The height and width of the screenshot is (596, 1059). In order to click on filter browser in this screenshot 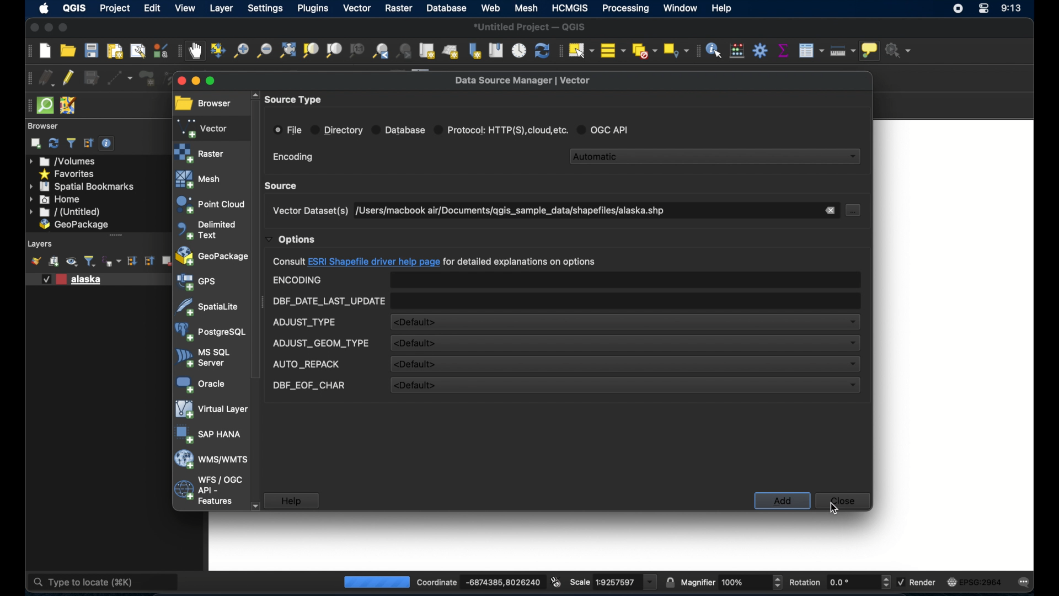, I will do `click(71, 143)`.